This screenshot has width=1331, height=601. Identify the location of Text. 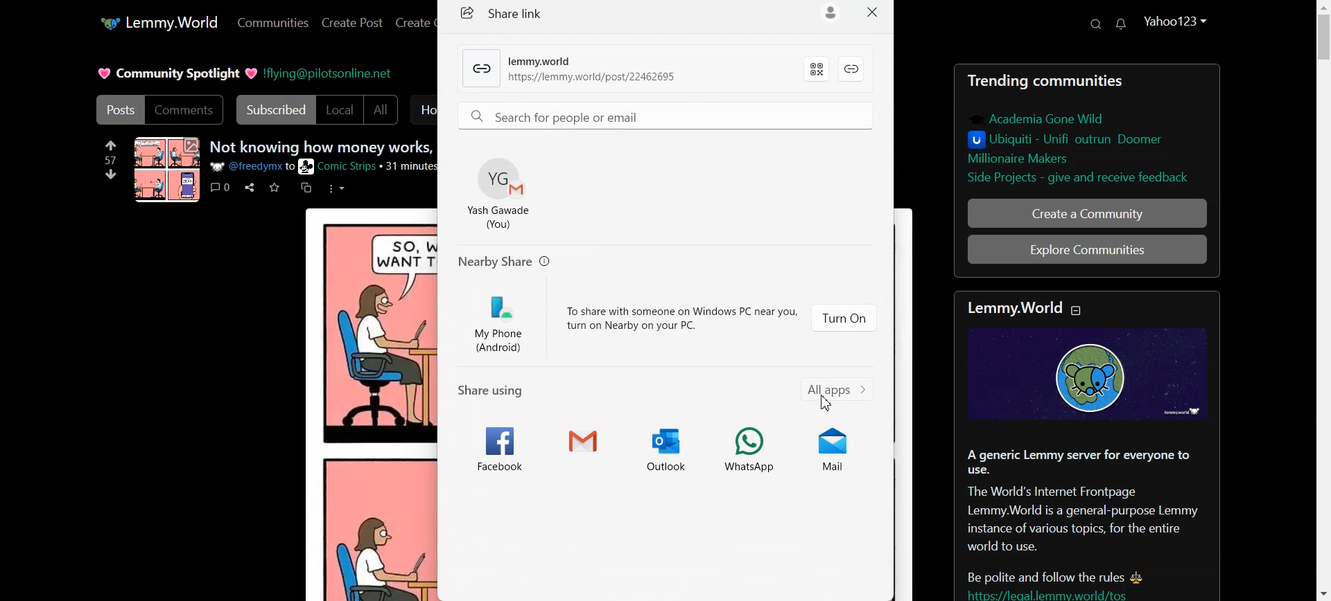
(322, 147).